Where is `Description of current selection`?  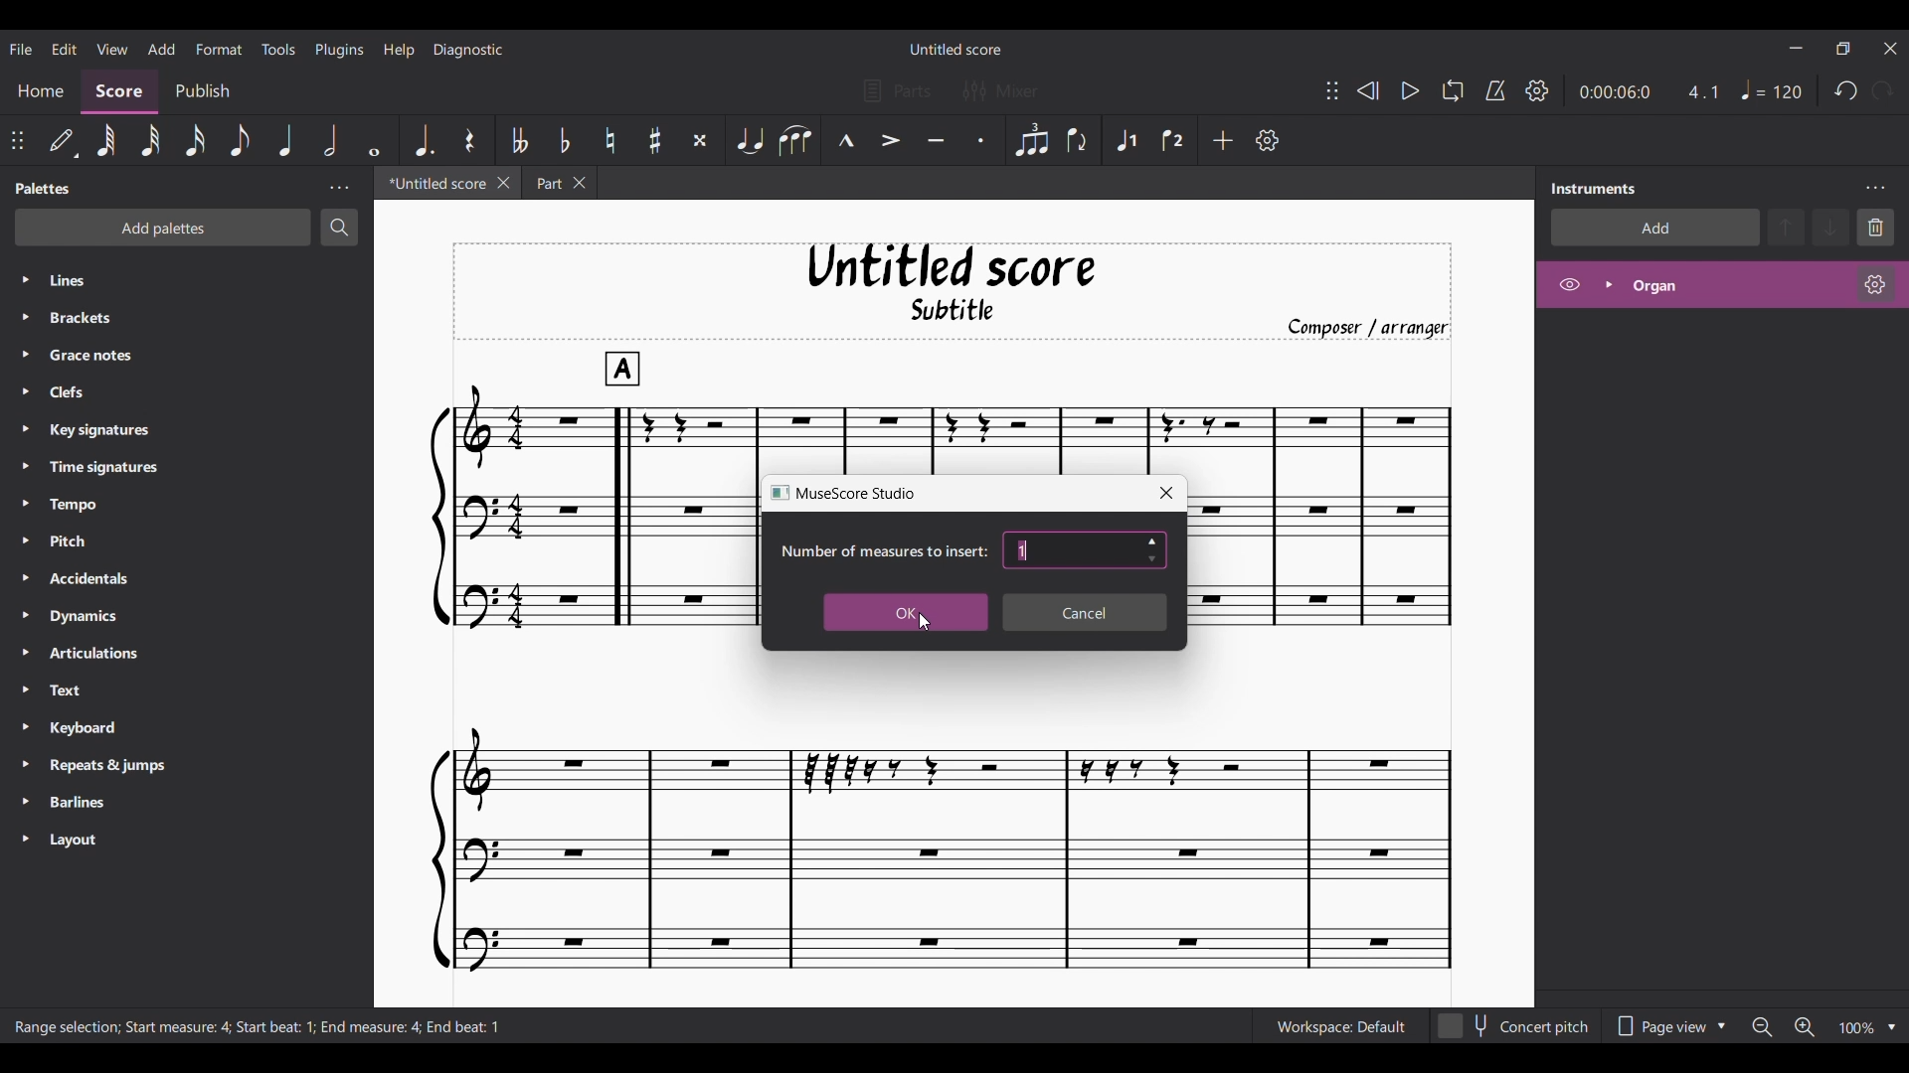 Description of current selection is located at coordinates (260, 1027).